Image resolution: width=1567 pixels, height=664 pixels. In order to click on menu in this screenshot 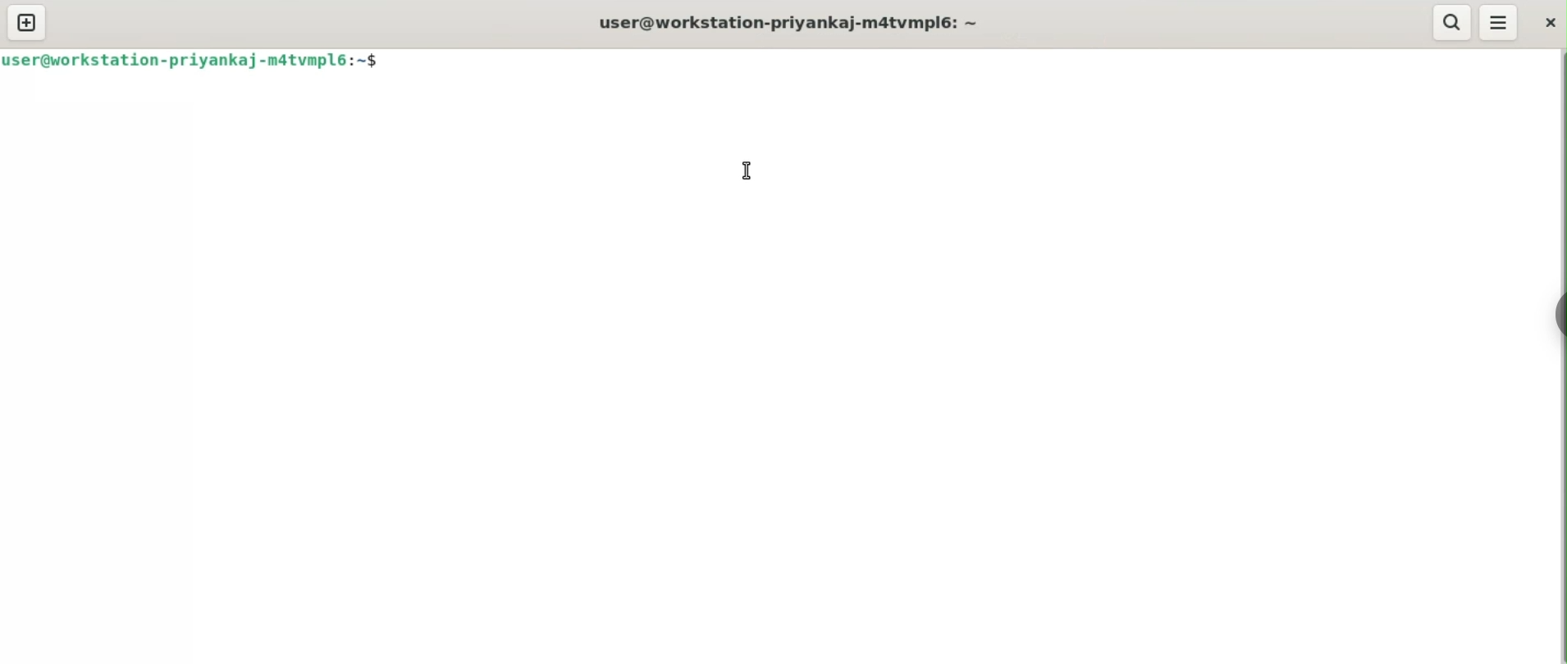, I will do `click(1497, 24)`.